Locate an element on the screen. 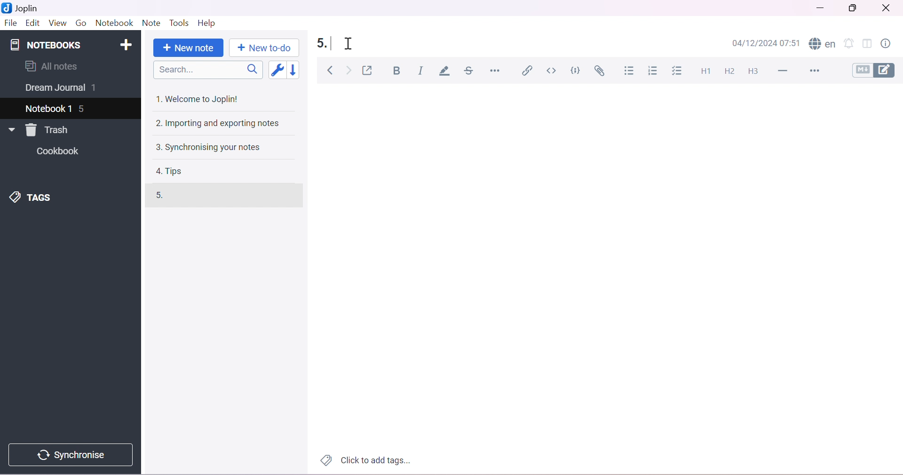  Attach file is located at coordinates (602, 72).